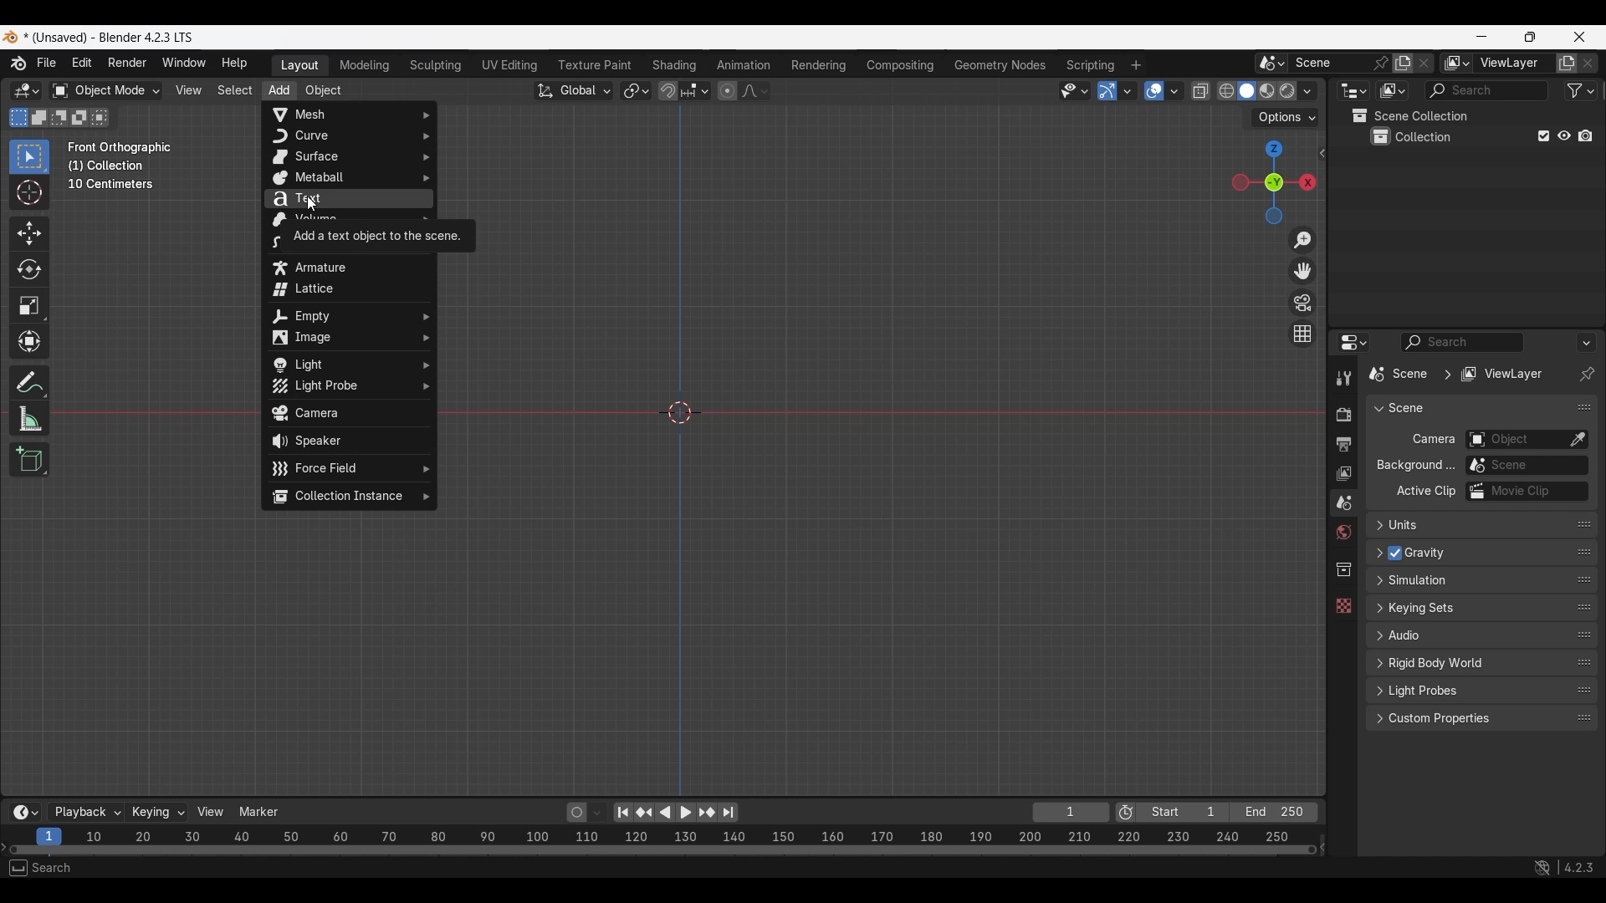 Image resolution: width=1606 pixels, height=903 pixels. Describe the element at coordinates (19, 64) in the screenshot. I see `More about Blender` at that location.